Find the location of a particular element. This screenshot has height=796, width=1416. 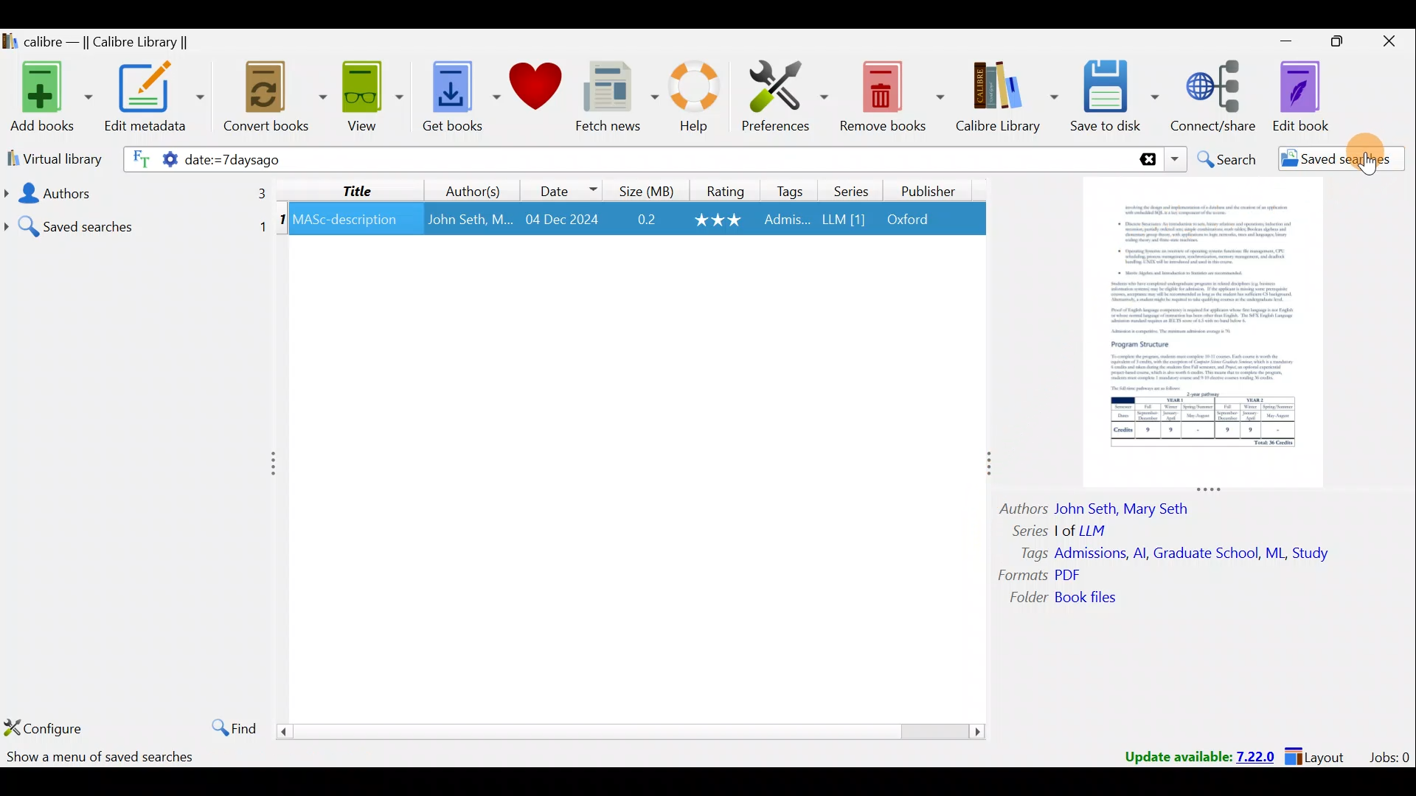

0.2 is located at coordinates (647, 220).